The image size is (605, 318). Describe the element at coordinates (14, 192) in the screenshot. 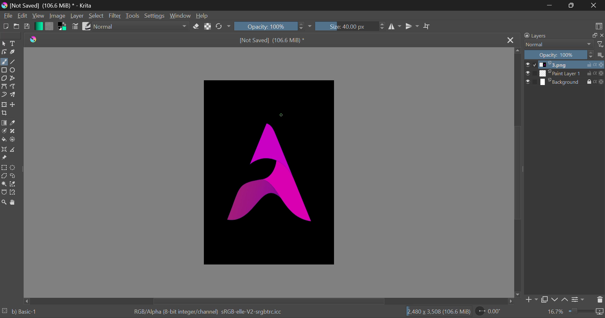

I see `Magnetic Selection` at that location.